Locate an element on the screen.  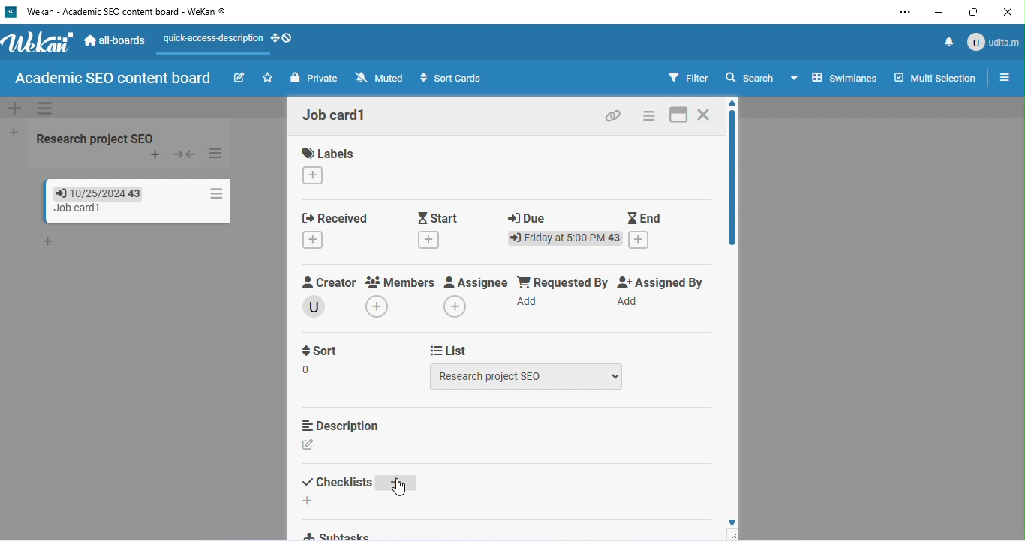
requested by is located at coordinates (563, 282).